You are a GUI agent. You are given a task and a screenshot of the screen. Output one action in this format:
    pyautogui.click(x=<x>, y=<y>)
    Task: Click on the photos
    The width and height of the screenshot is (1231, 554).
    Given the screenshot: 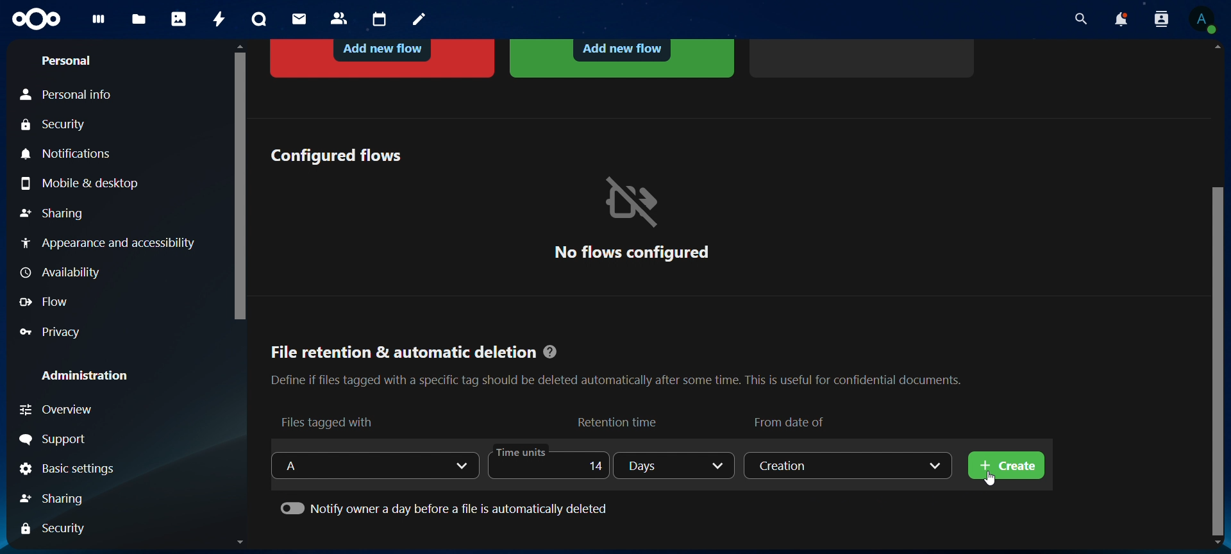 What is the action you would take?
    pyautogui.click(x=179, y=19)
    